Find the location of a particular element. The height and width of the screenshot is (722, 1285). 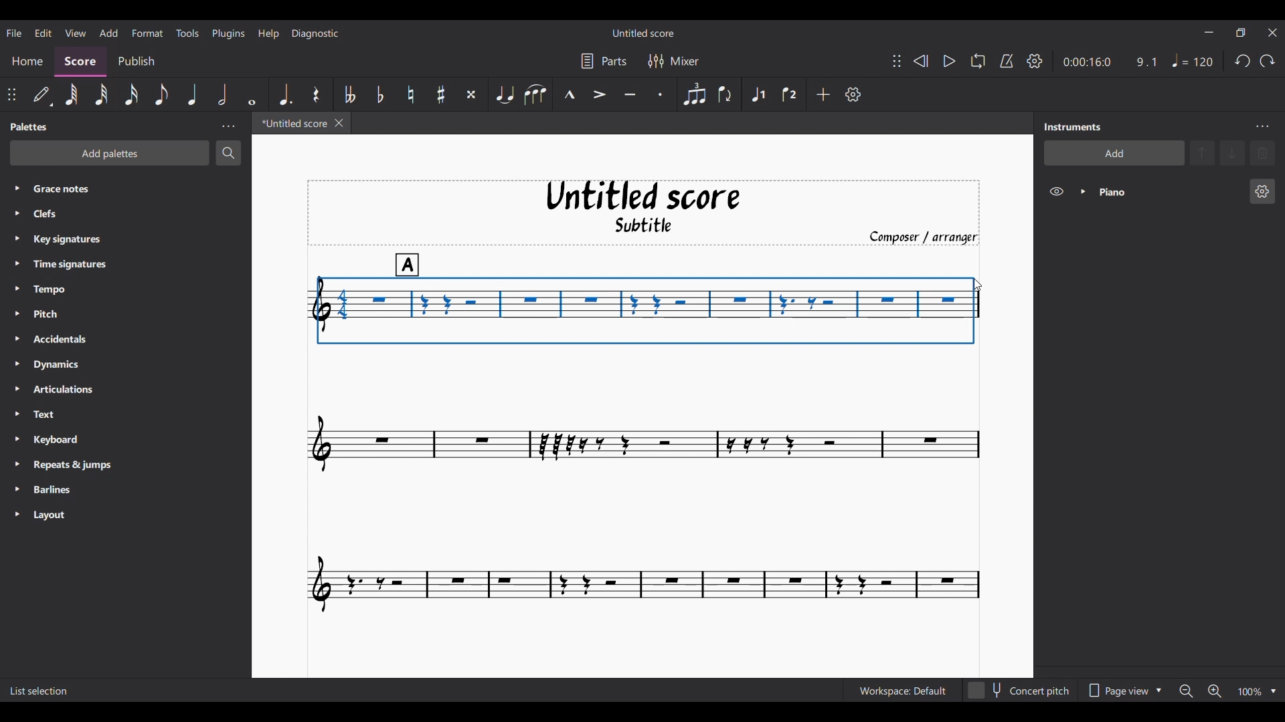

Rewind is located at coordinates (920, 61).